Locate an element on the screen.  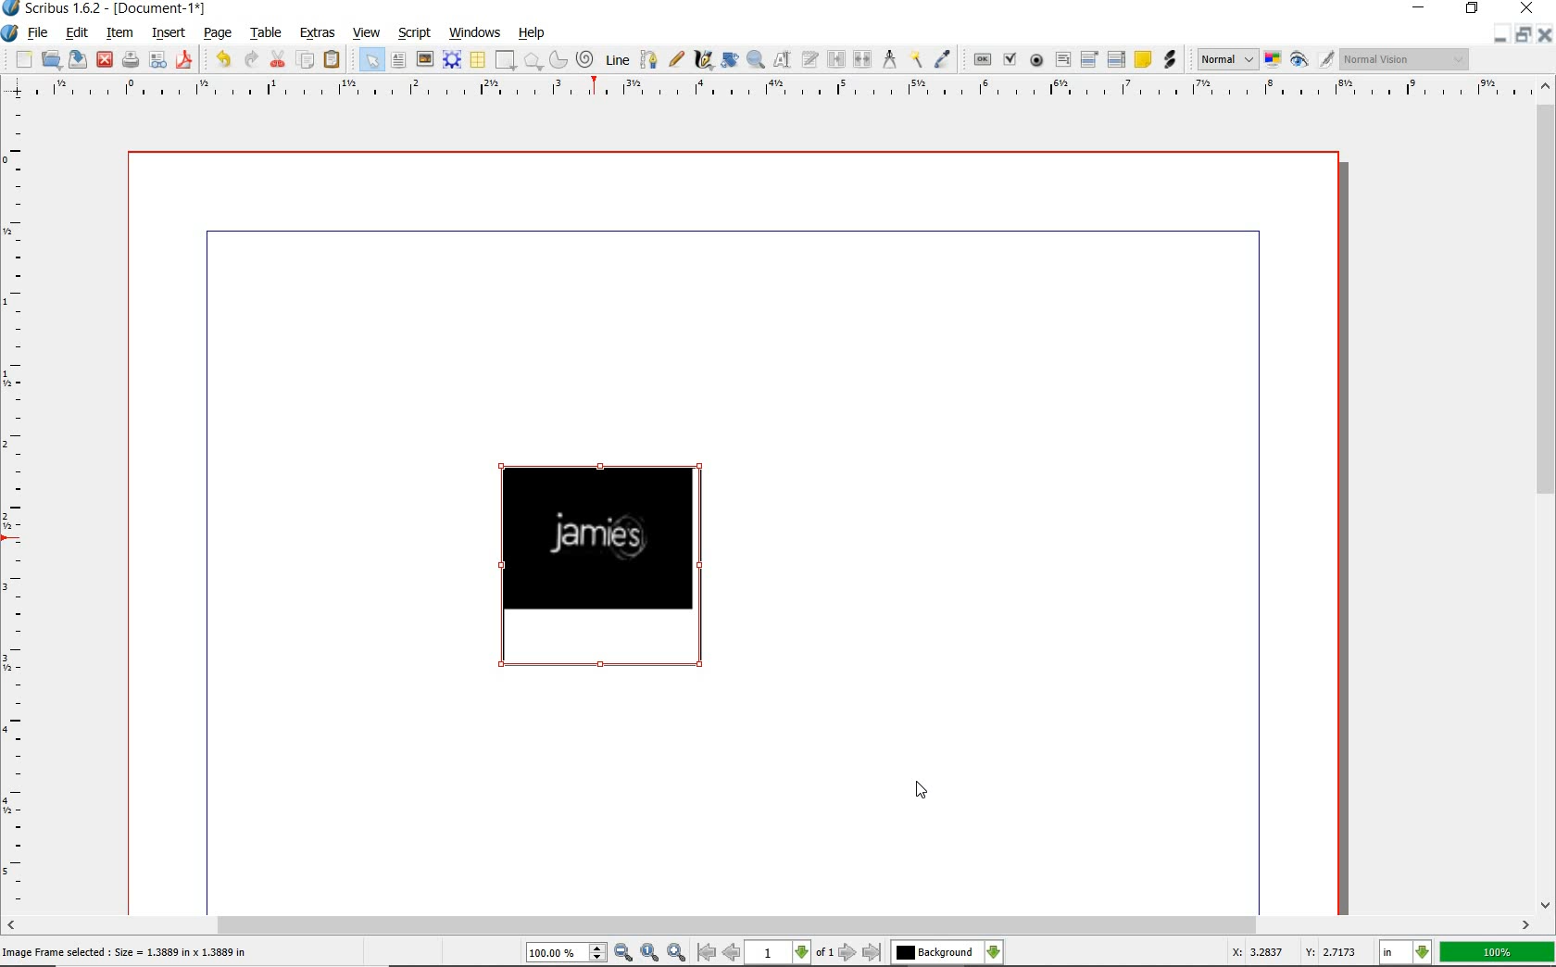
toggle color management is located at coordinates (1273, 59).